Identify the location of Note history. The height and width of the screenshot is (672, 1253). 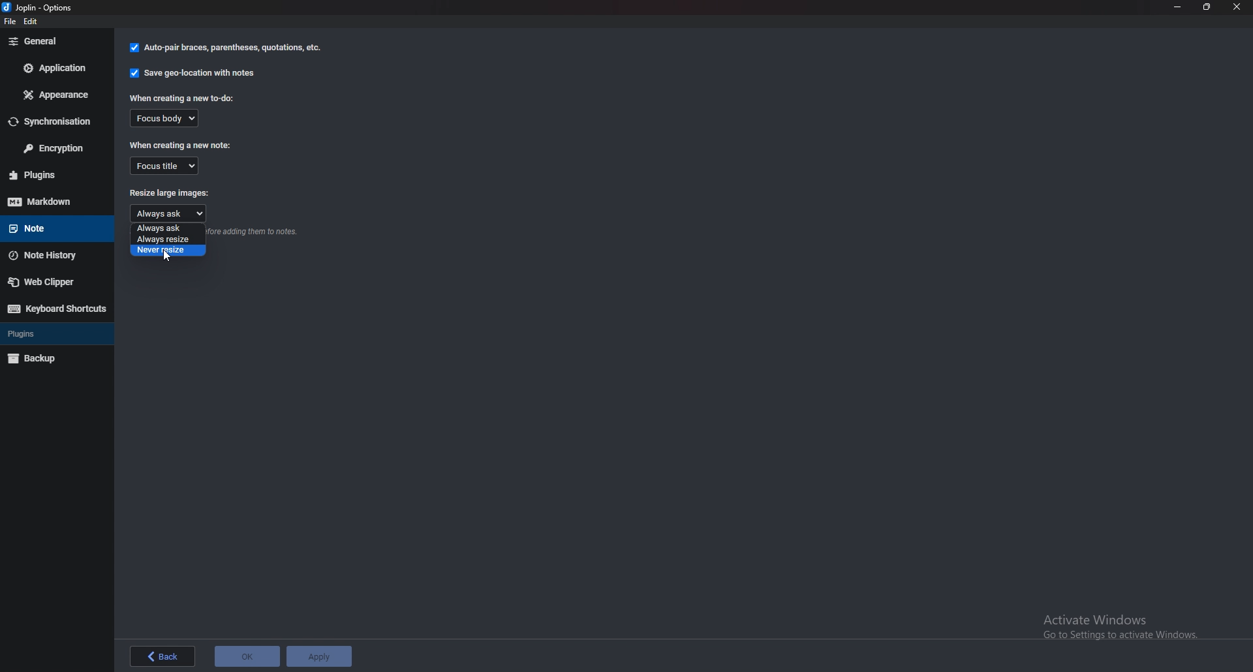
(52, 256).